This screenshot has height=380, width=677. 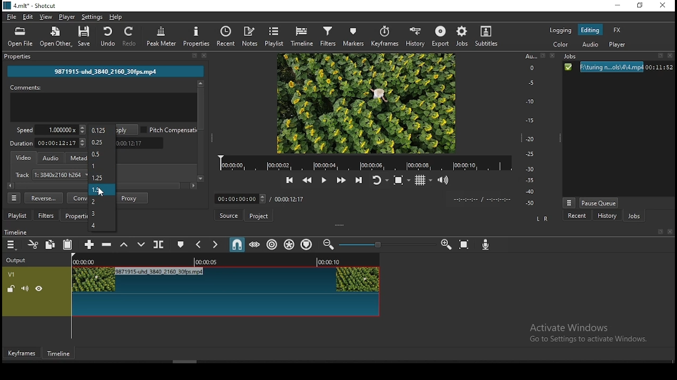 I want to click on lift, so click(x=124, y=245).